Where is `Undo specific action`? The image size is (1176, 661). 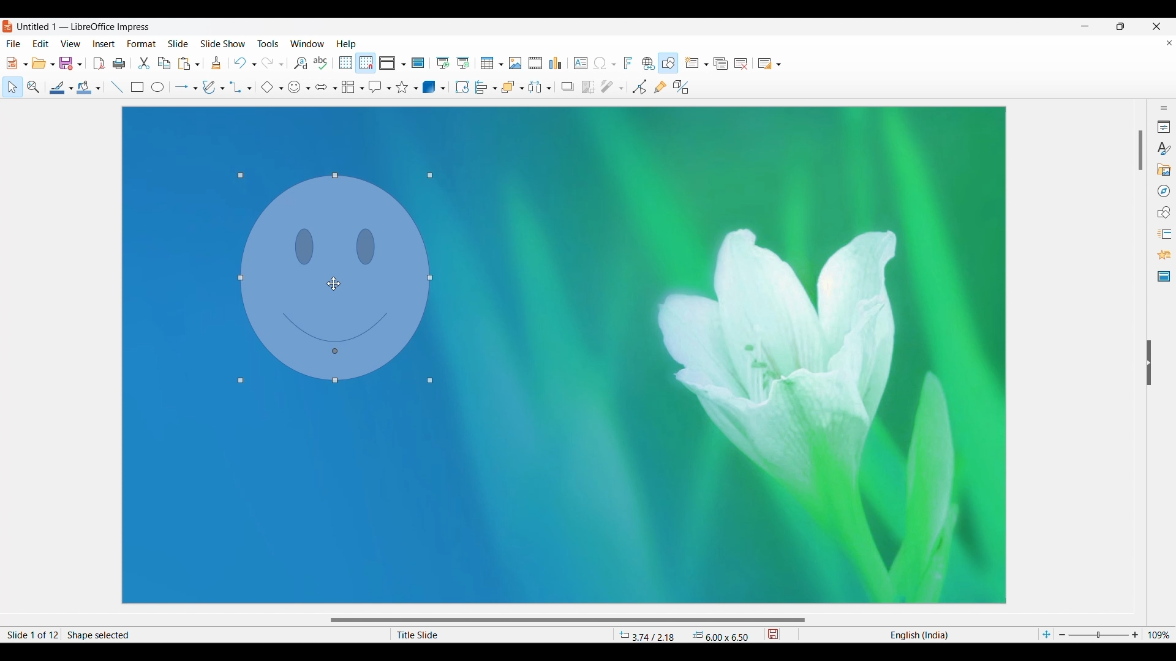
Undo specific action is located at coordinates (254, 65).